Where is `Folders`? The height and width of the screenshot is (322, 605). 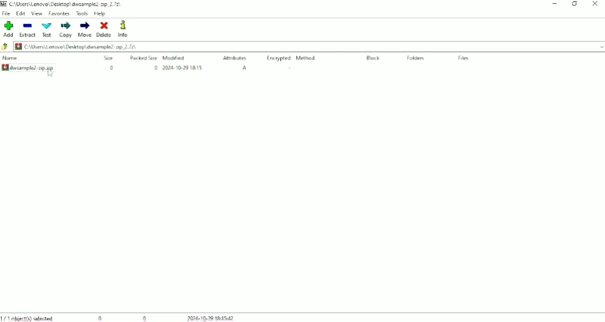
Folders is located at coordinates (417, 59).